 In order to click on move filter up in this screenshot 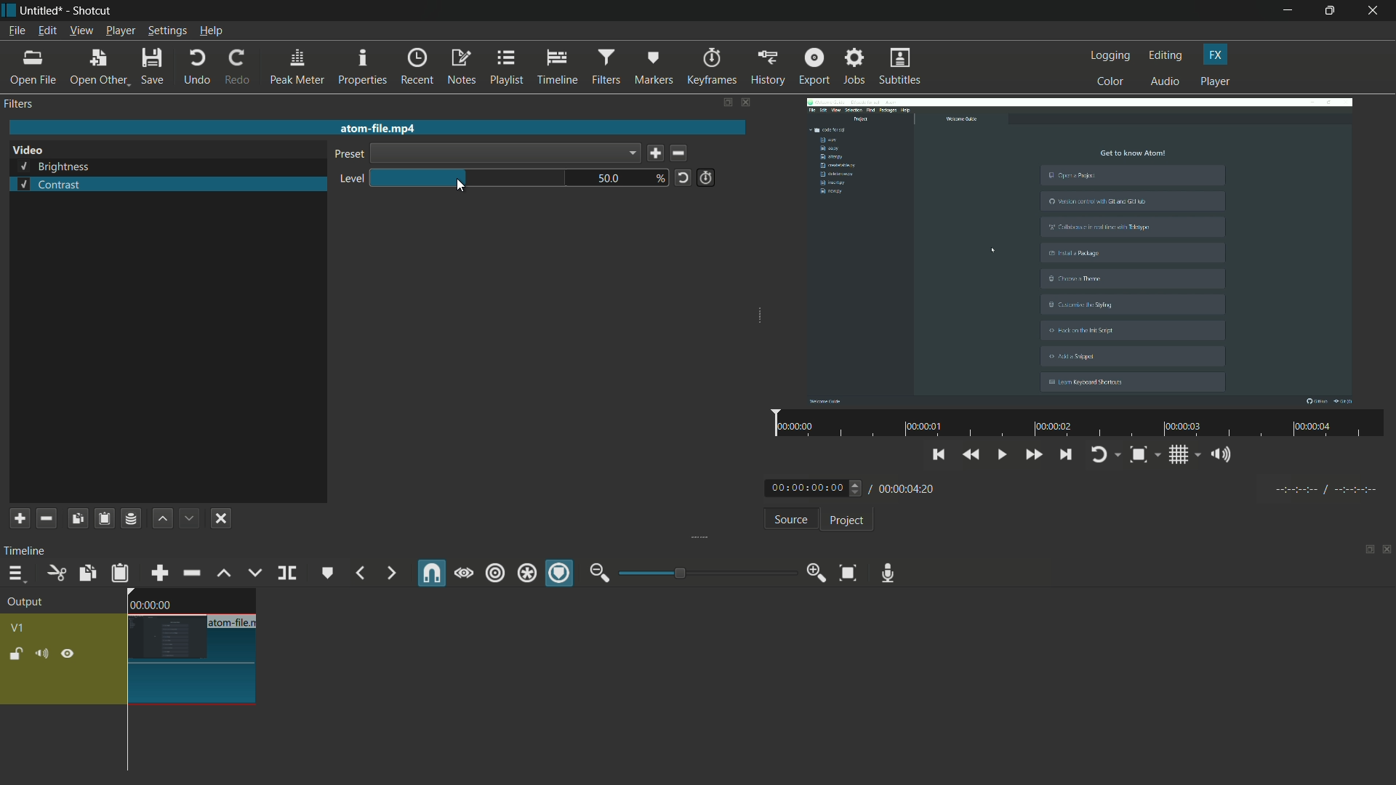, I will do `click(162, 518)`.